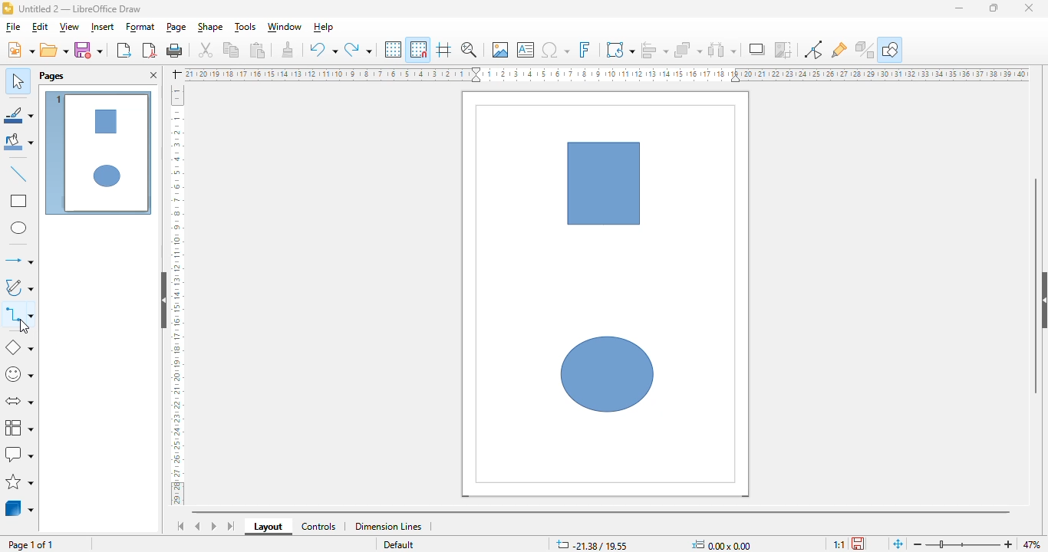 Image resolution: width=1048 pixels, height=552 pixels. I want to click on file, so click(14, 28).